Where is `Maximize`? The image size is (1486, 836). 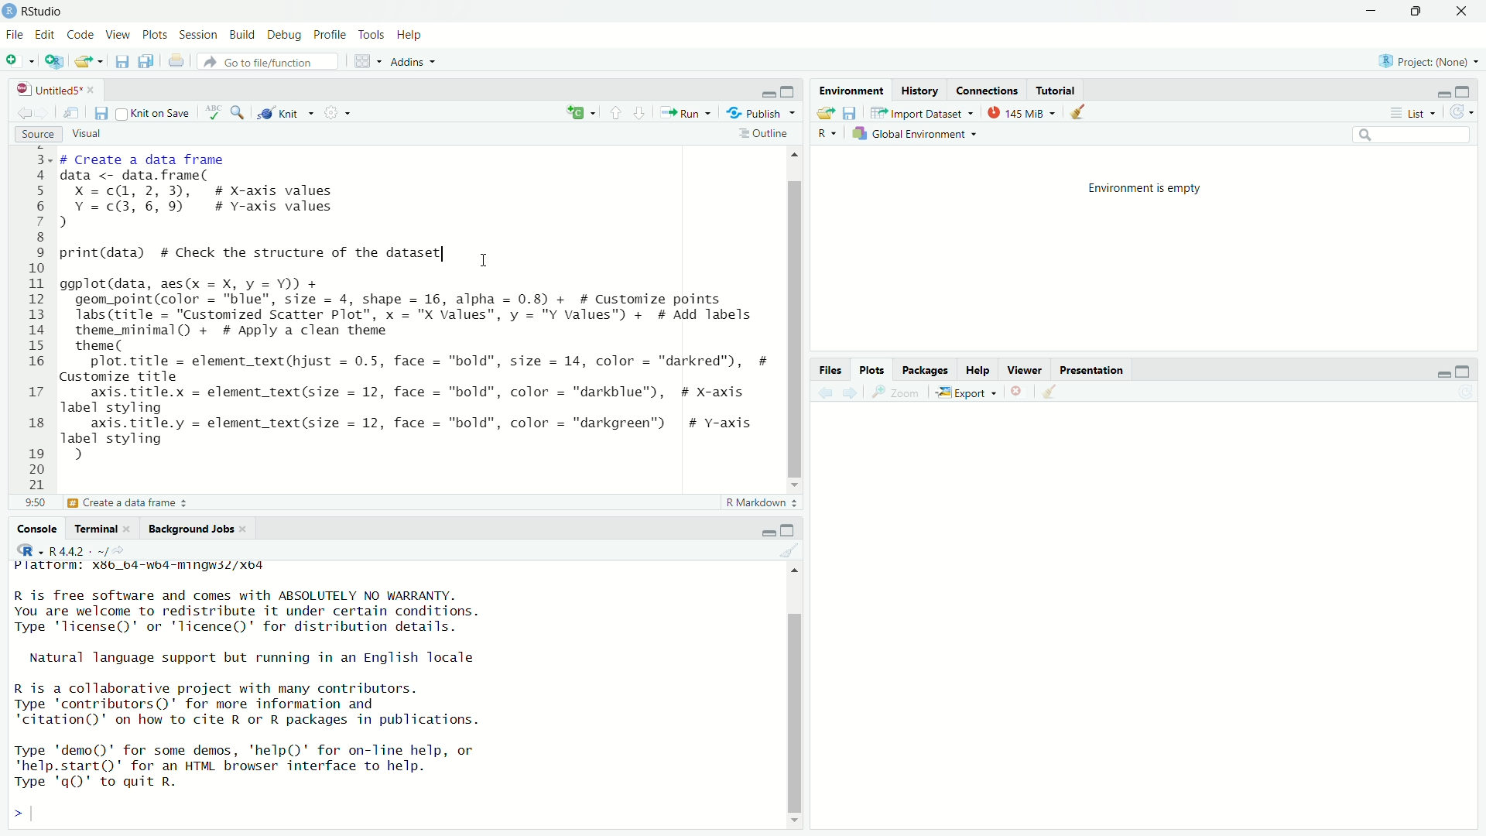 Maximize is located at coordinates (1463, 91).